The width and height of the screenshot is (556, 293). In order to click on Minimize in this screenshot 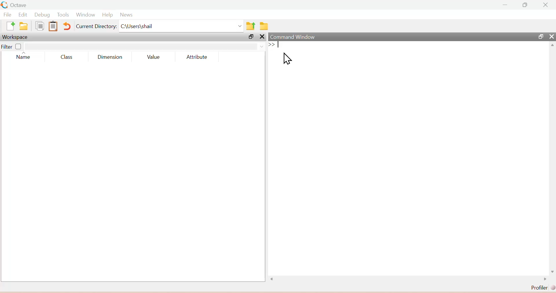, I will do `click(506, 5)`.